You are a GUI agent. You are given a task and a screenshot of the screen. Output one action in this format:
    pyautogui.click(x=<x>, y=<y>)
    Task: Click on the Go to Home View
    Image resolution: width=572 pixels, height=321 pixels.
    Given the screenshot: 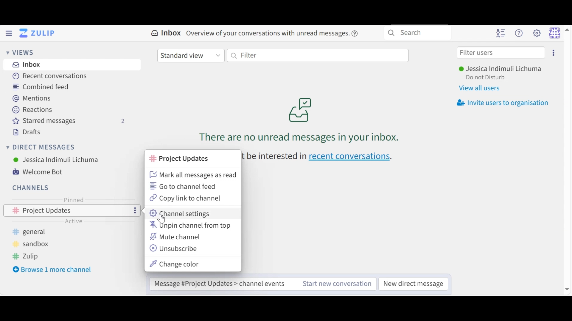 What is the action you would take?
    pyautogui.click(x=36, y=34)
    